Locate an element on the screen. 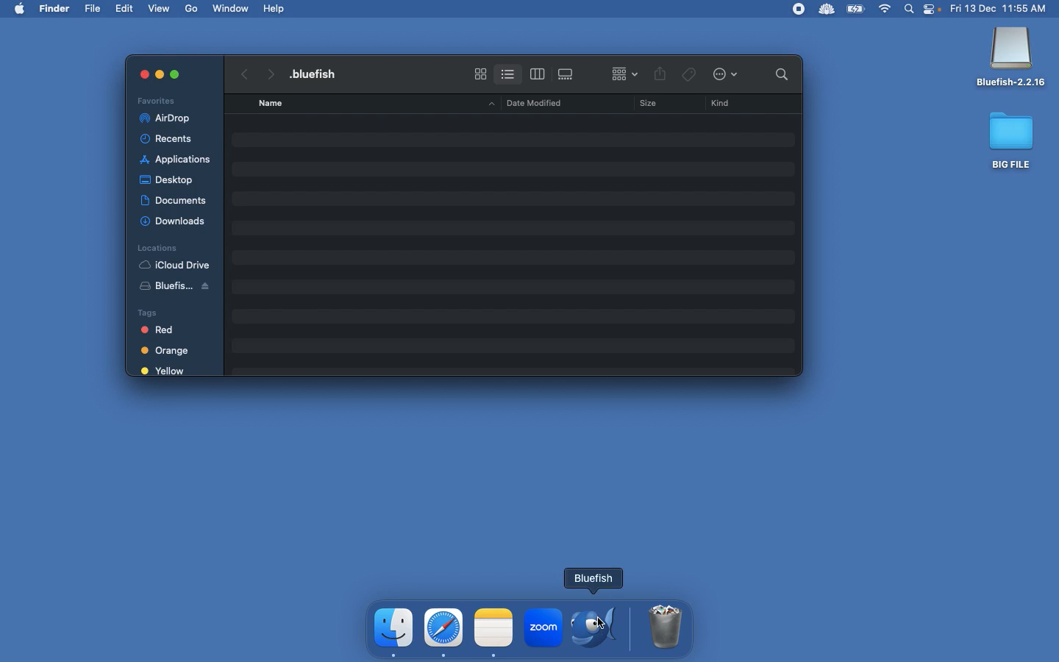 The width and height of the screenshot is (1059, 662). kind is located at coordinates (724, 104).